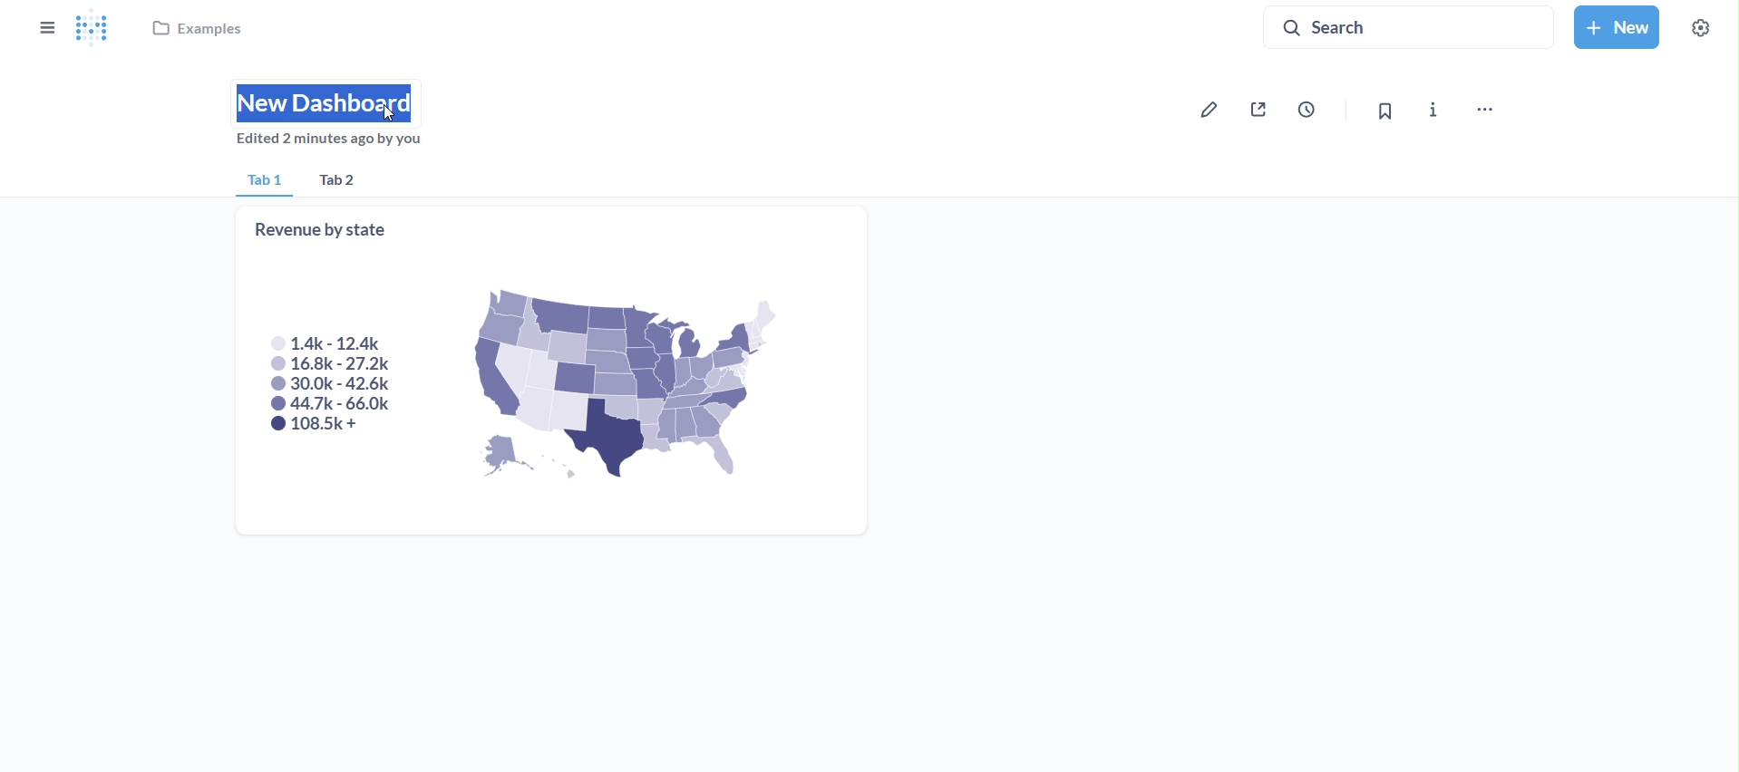 The width and height of the screenshot is (1739, 772). I want to click on typing, so click(331, 101).